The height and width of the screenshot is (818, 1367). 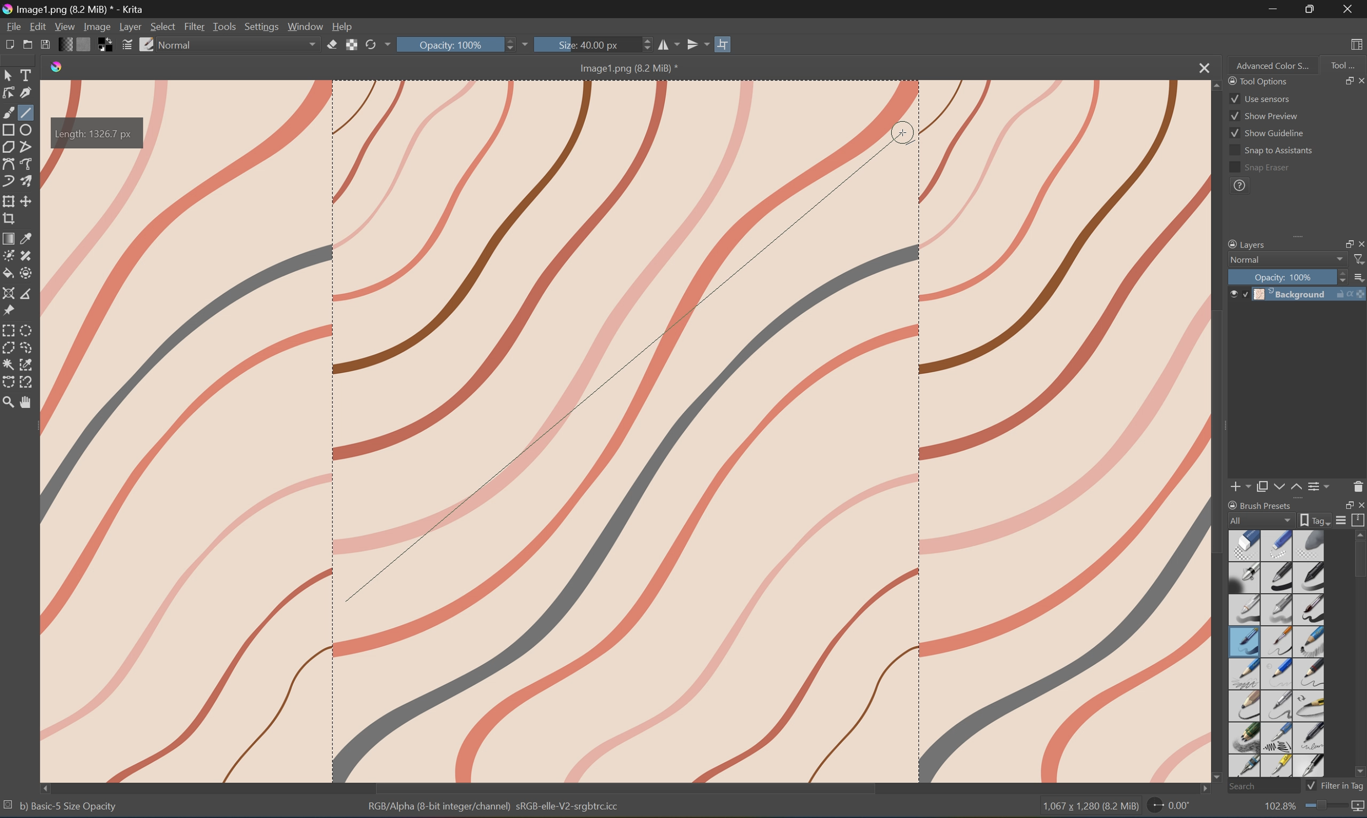 What do you see at coordinates (1278, 807) in the screenshot?
I see `102.8%` at bounding box center [1278, 807].